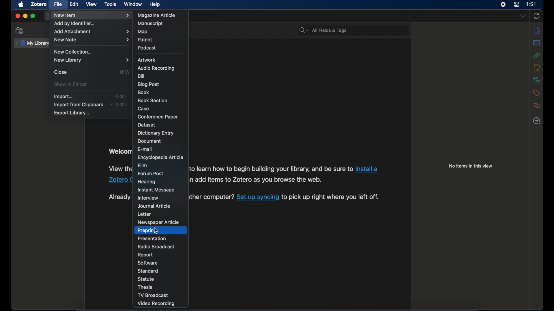  What do you see at coordinates (145, 214) in the screenshot?
I see `letter` at bounding box center [145, 214].